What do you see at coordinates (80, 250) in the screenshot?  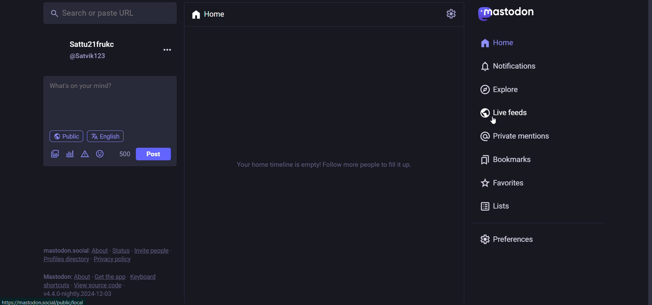 I see `social` at bounding box center [80, 250].